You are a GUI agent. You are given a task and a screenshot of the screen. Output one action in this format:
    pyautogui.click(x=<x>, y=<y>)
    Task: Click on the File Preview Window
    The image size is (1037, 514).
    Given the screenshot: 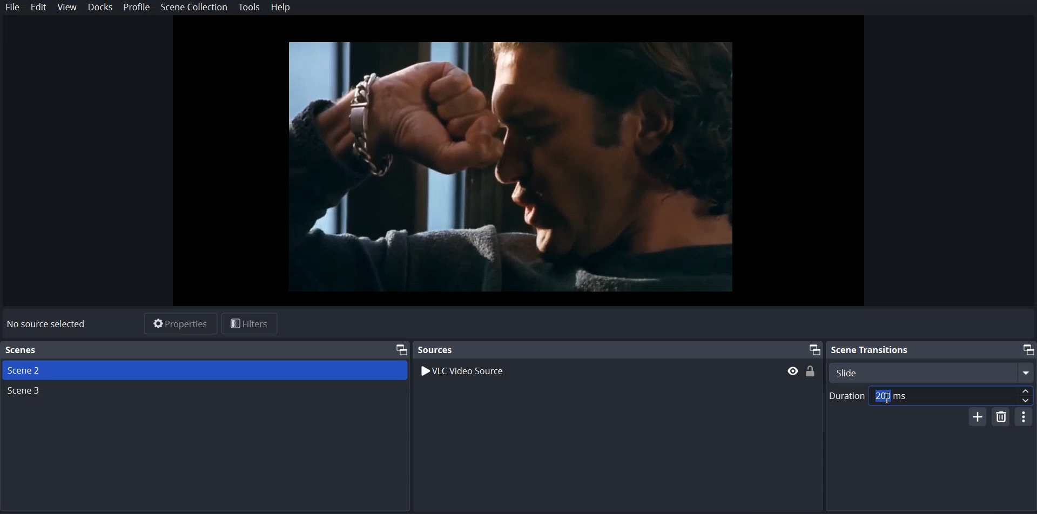 What is the action you would take?
    pyautogui.click(x=509, y=167)
    